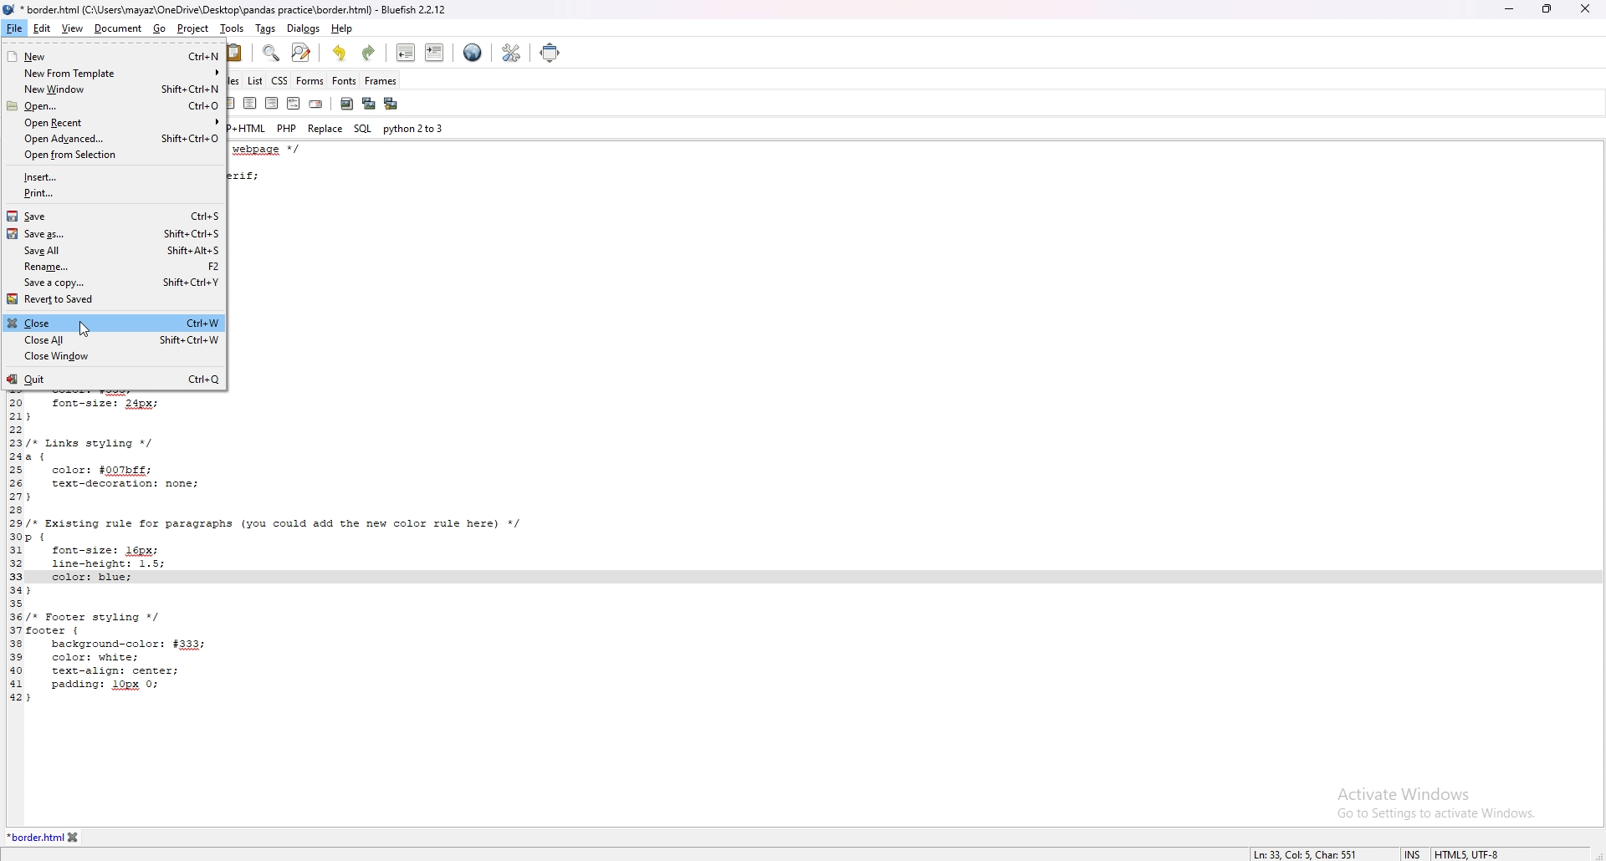  What do you see at coordinates (115, 379) in the screenshot?
I see `quit` at bounding box center [115, 379].